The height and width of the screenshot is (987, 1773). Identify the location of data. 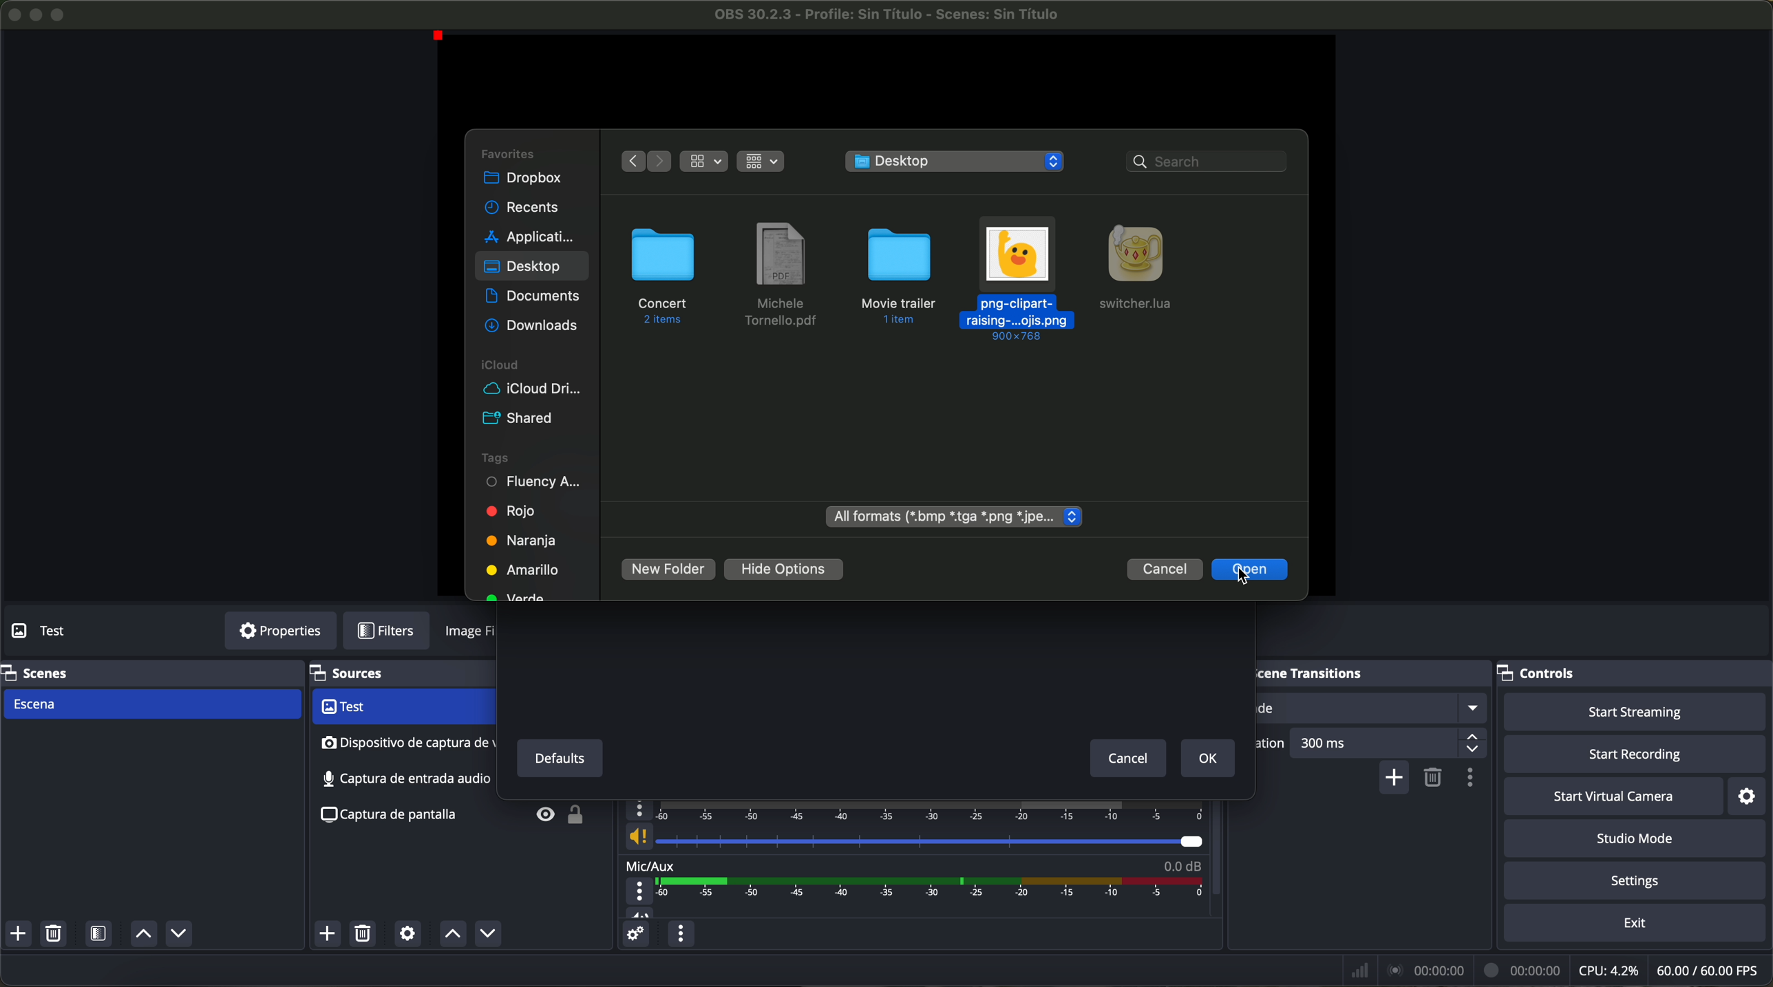
(1558, 970).